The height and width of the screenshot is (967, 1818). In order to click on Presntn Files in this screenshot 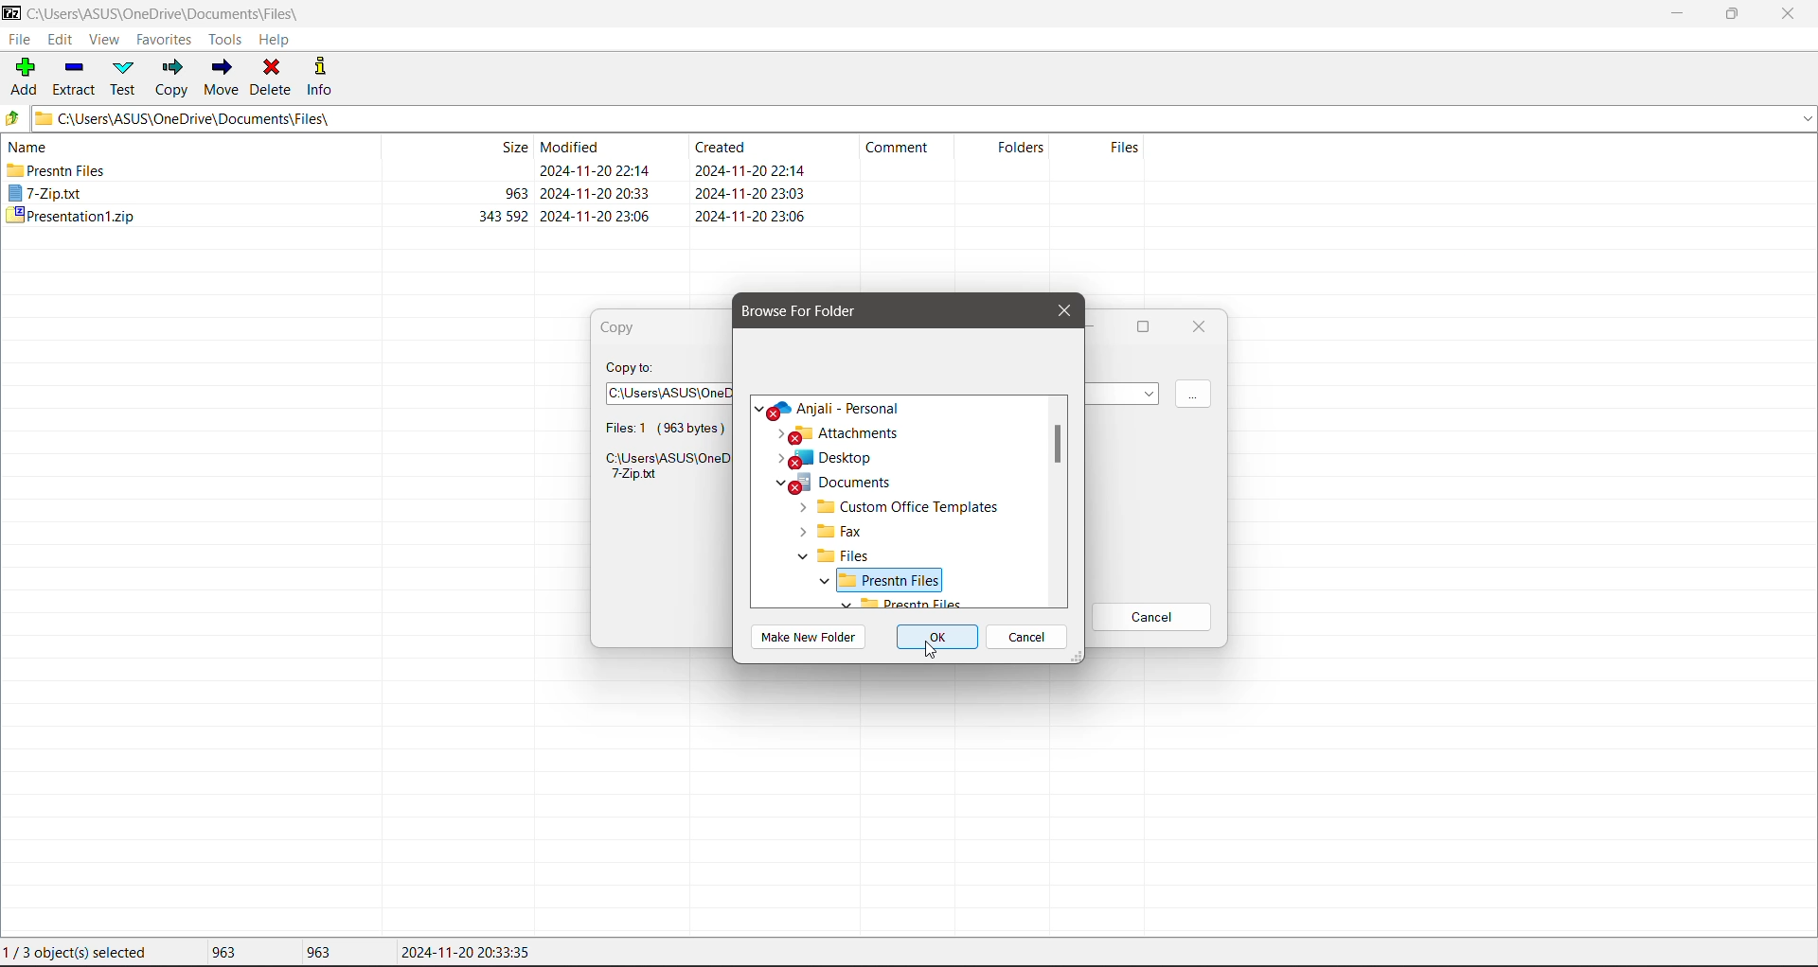, I will do `click(58, 170)`.